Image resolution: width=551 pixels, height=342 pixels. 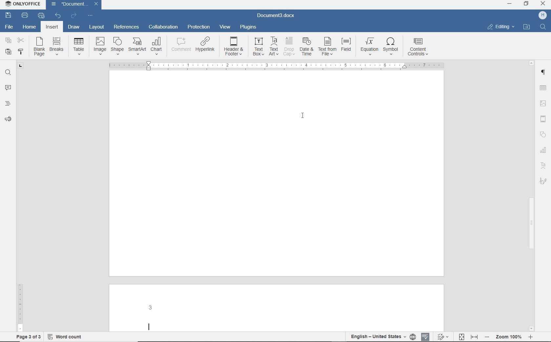 What do you see at coordinates (542, 16) in the screenshot?
I see `H` at bounding box center [542, 16].